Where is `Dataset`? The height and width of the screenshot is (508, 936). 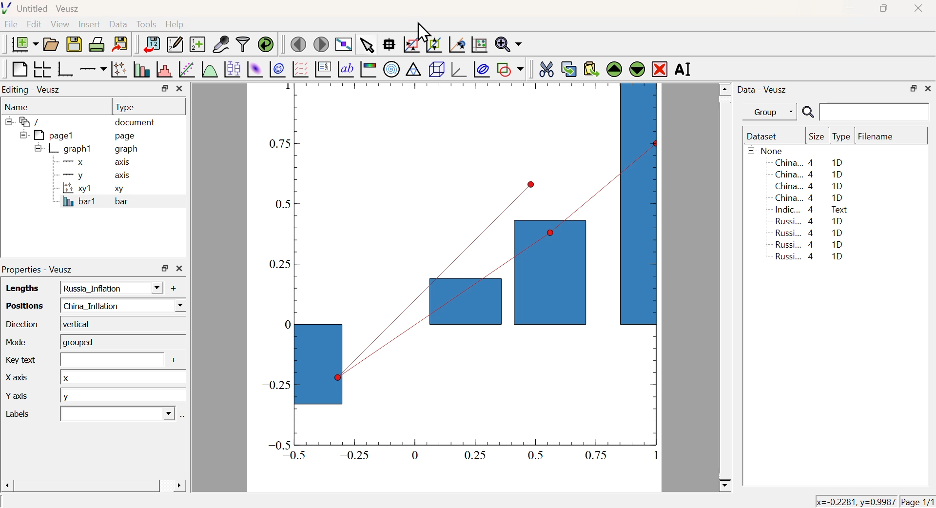
Dataset is located at coordinates (764, 137).